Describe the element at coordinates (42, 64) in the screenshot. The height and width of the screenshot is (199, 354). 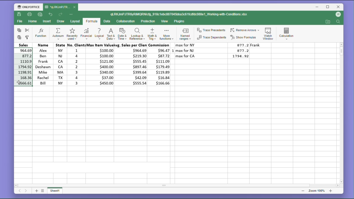
I see `names` at that location.